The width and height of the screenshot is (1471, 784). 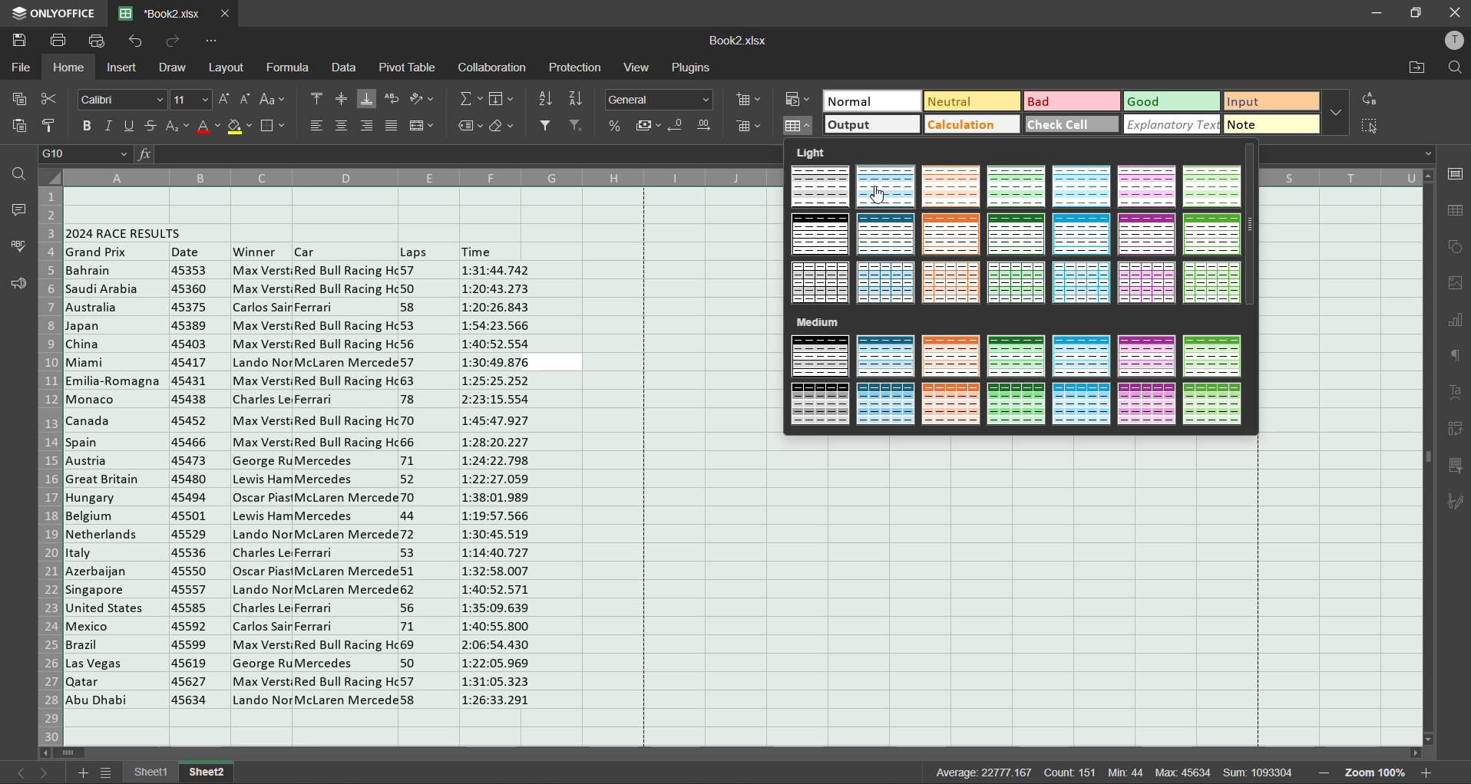 I want to click on accounting, so click(x=650, y=124).